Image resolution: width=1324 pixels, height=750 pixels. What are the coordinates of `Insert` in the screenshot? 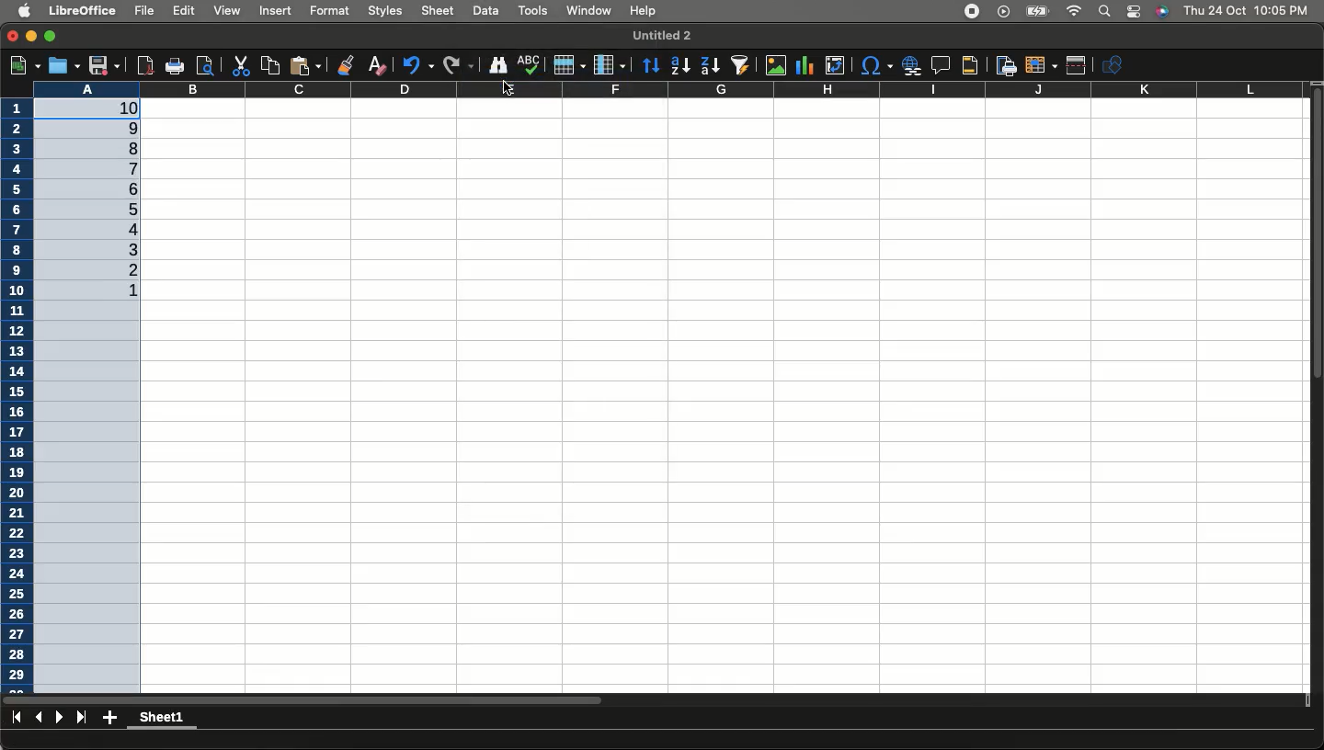 It's located at (278, 13).